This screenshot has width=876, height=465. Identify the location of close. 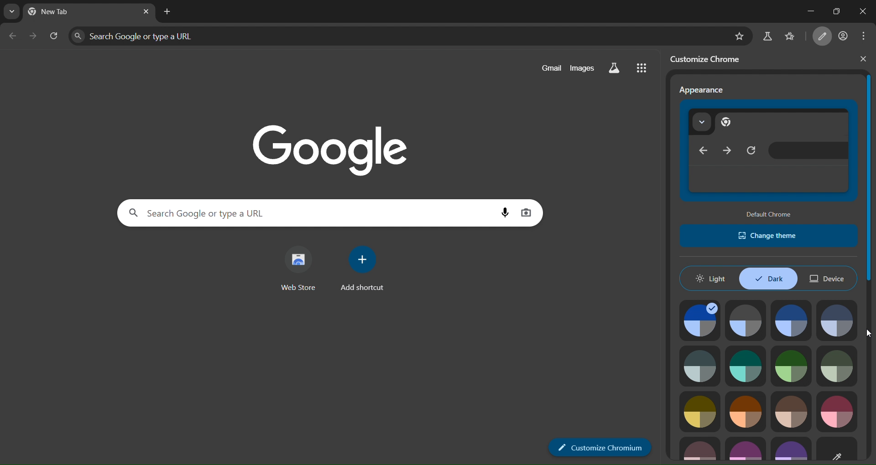
(863, 59).